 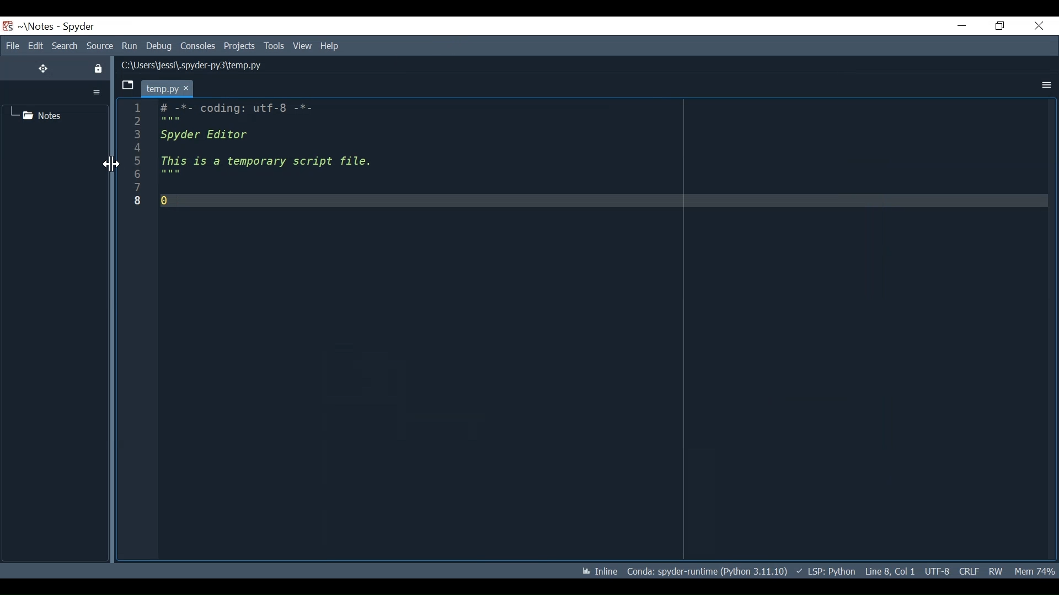 What do you see at coordinates (303, 47) in the screenshot?
I see `View` at bounding box center [303, 47].